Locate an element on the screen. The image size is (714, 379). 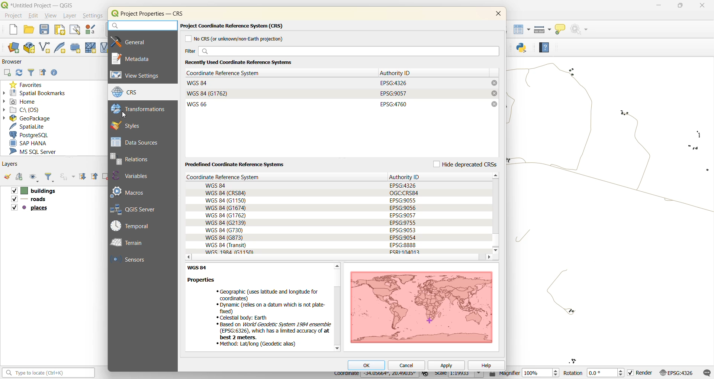
terrain is located at coordinates (133, 243).